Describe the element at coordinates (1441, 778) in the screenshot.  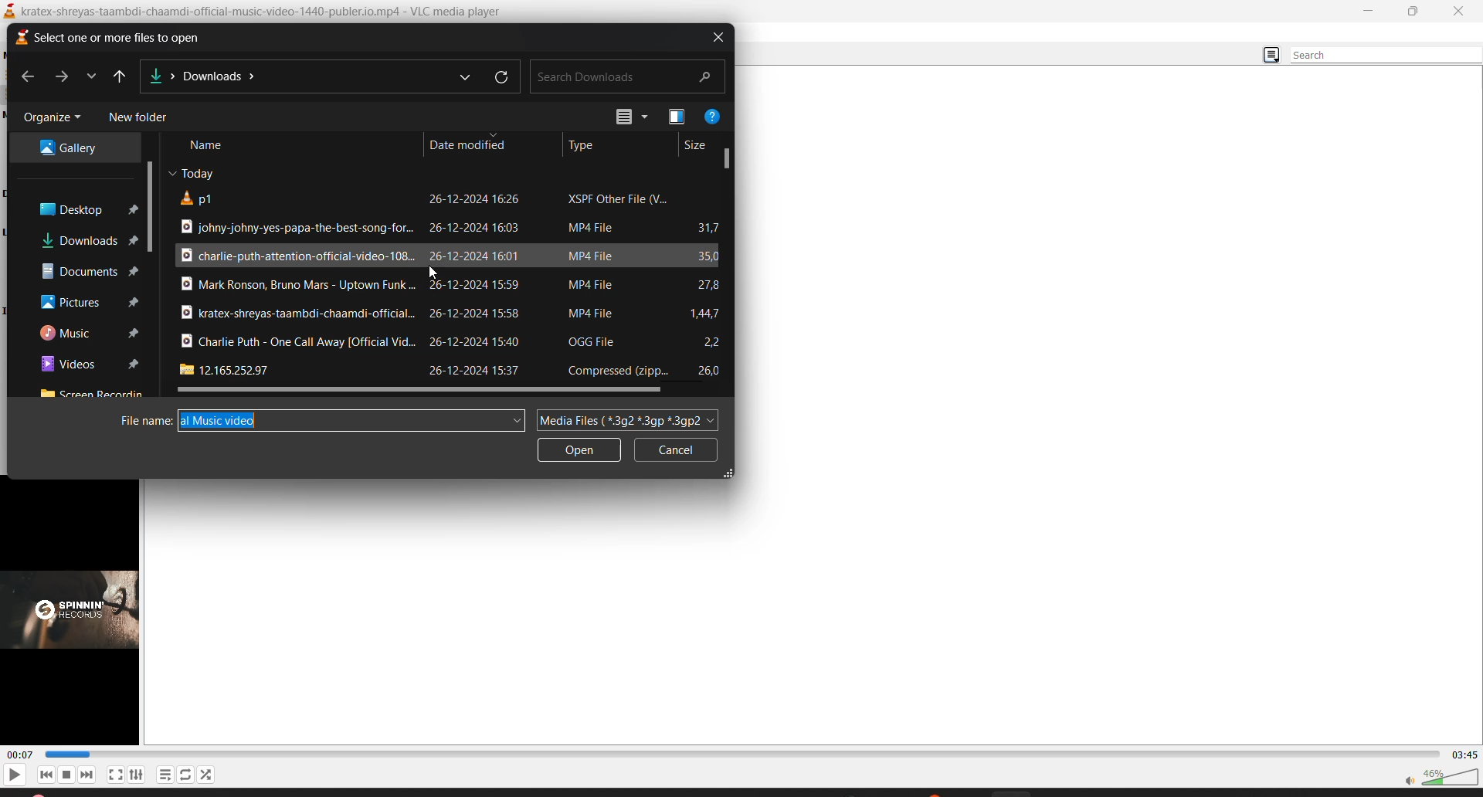
I see `volume` at that location.